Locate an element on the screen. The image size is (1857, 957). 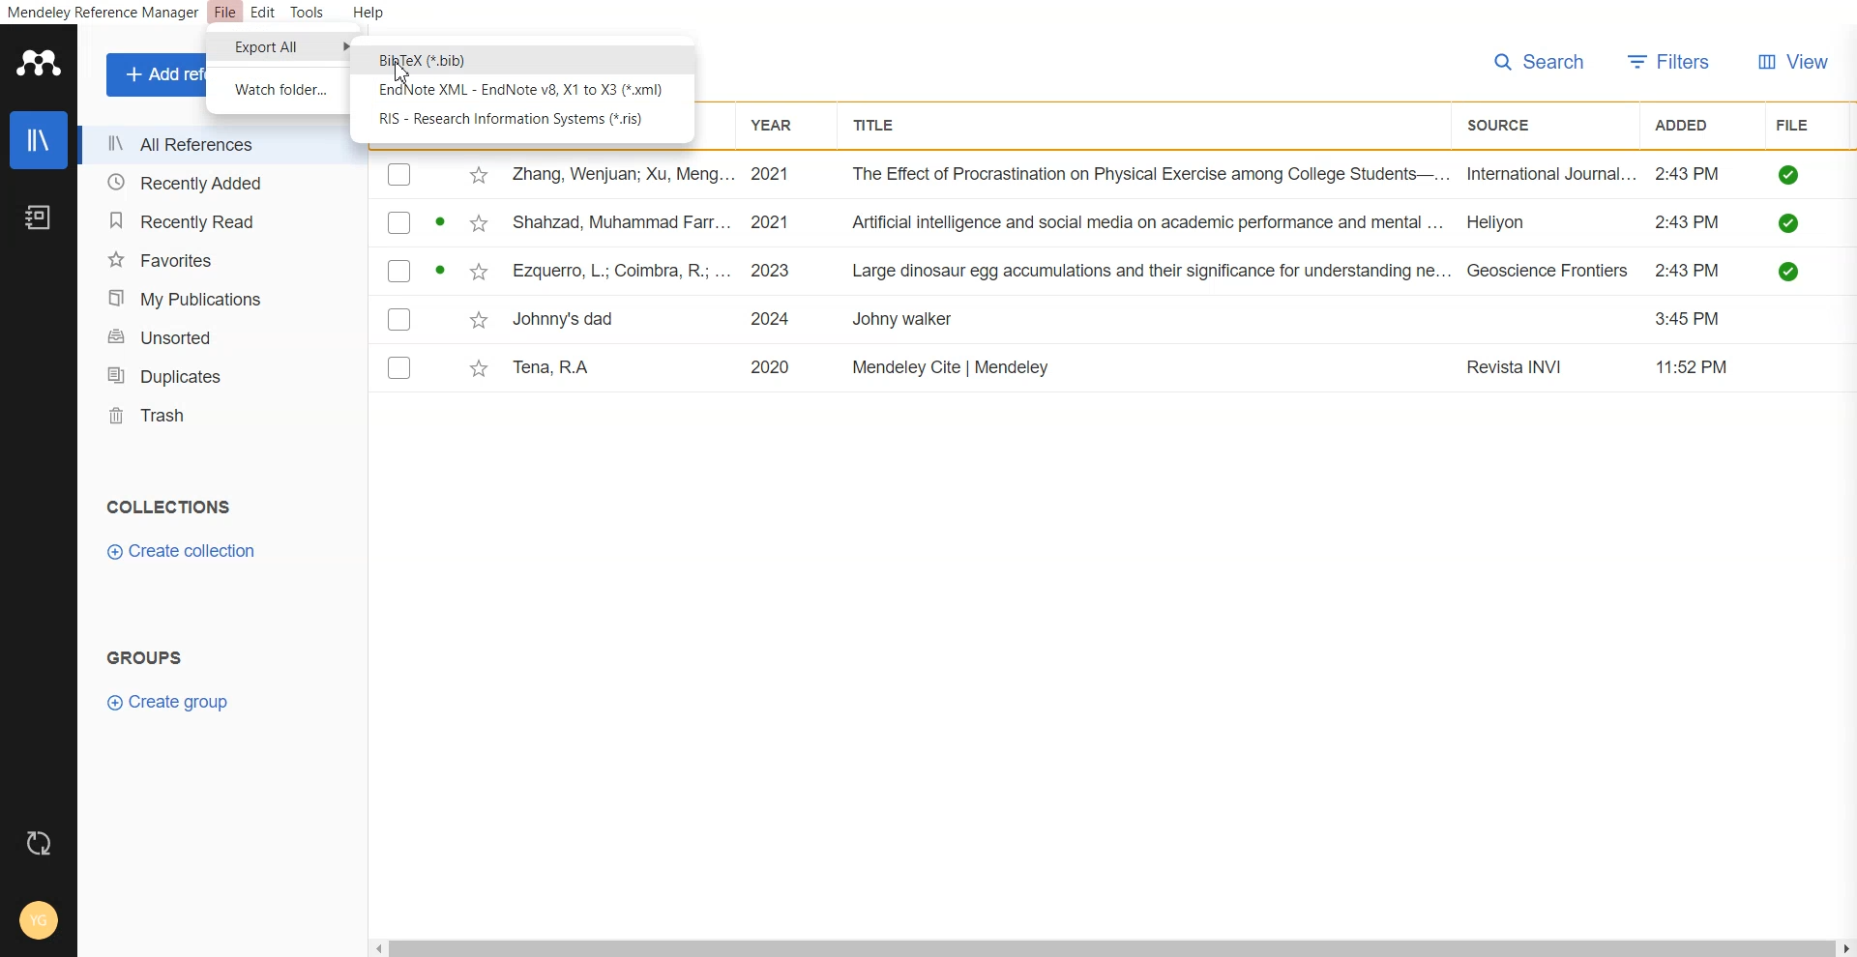
Unsorted is located at coordinates (217, 336).